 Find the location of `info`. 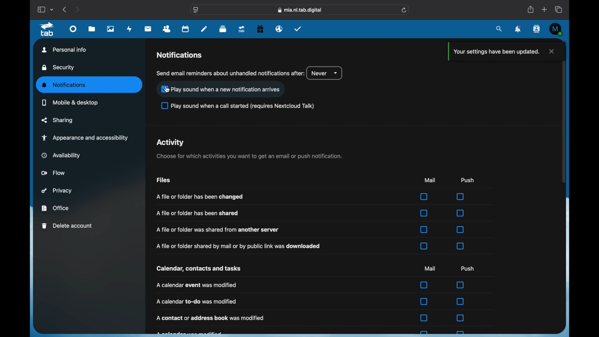

info is located at coordinates (219, 229).